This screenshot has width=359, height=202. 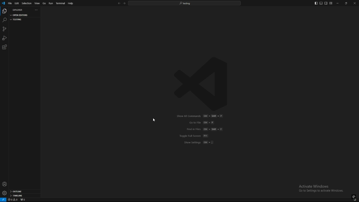 I want to click on selection, so click(x=26, y=3).